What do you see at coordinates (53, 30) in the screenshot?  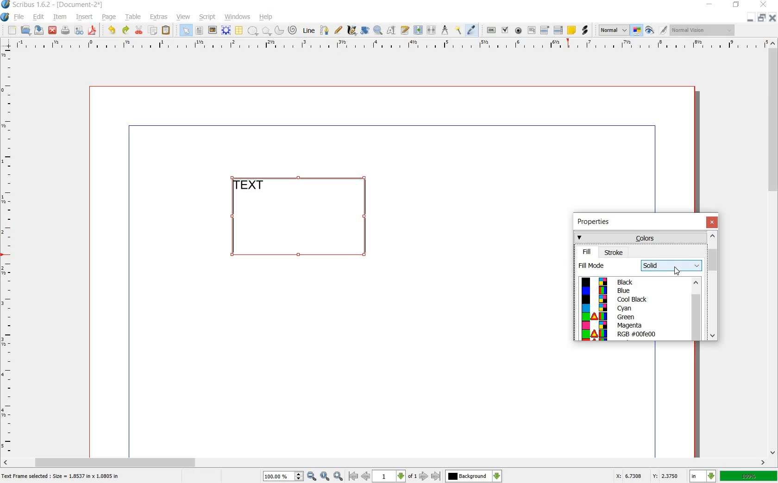 I see `close` at bounding box center [53, 30].